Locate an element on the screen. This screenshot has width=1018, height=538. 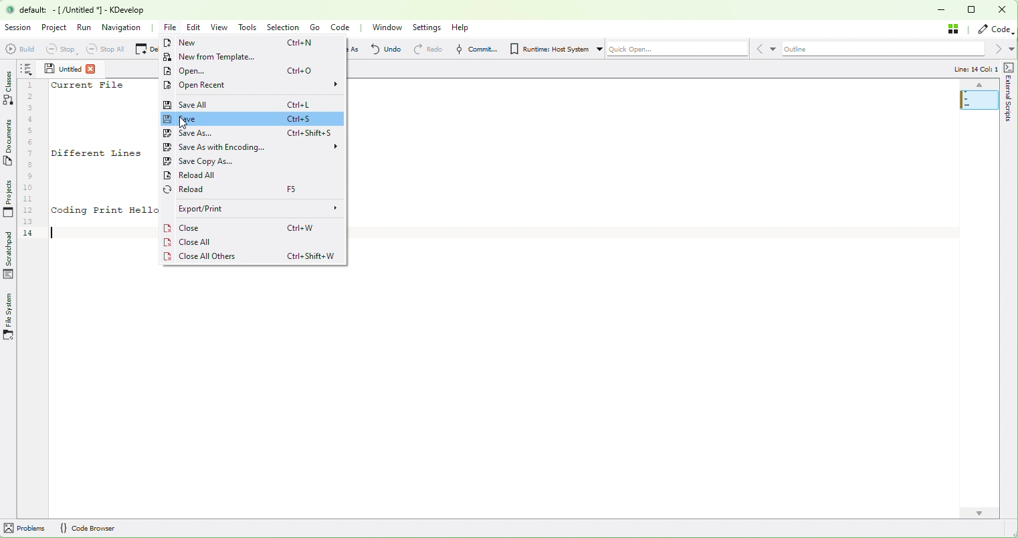
Edit is located at coordinates (196, 27).